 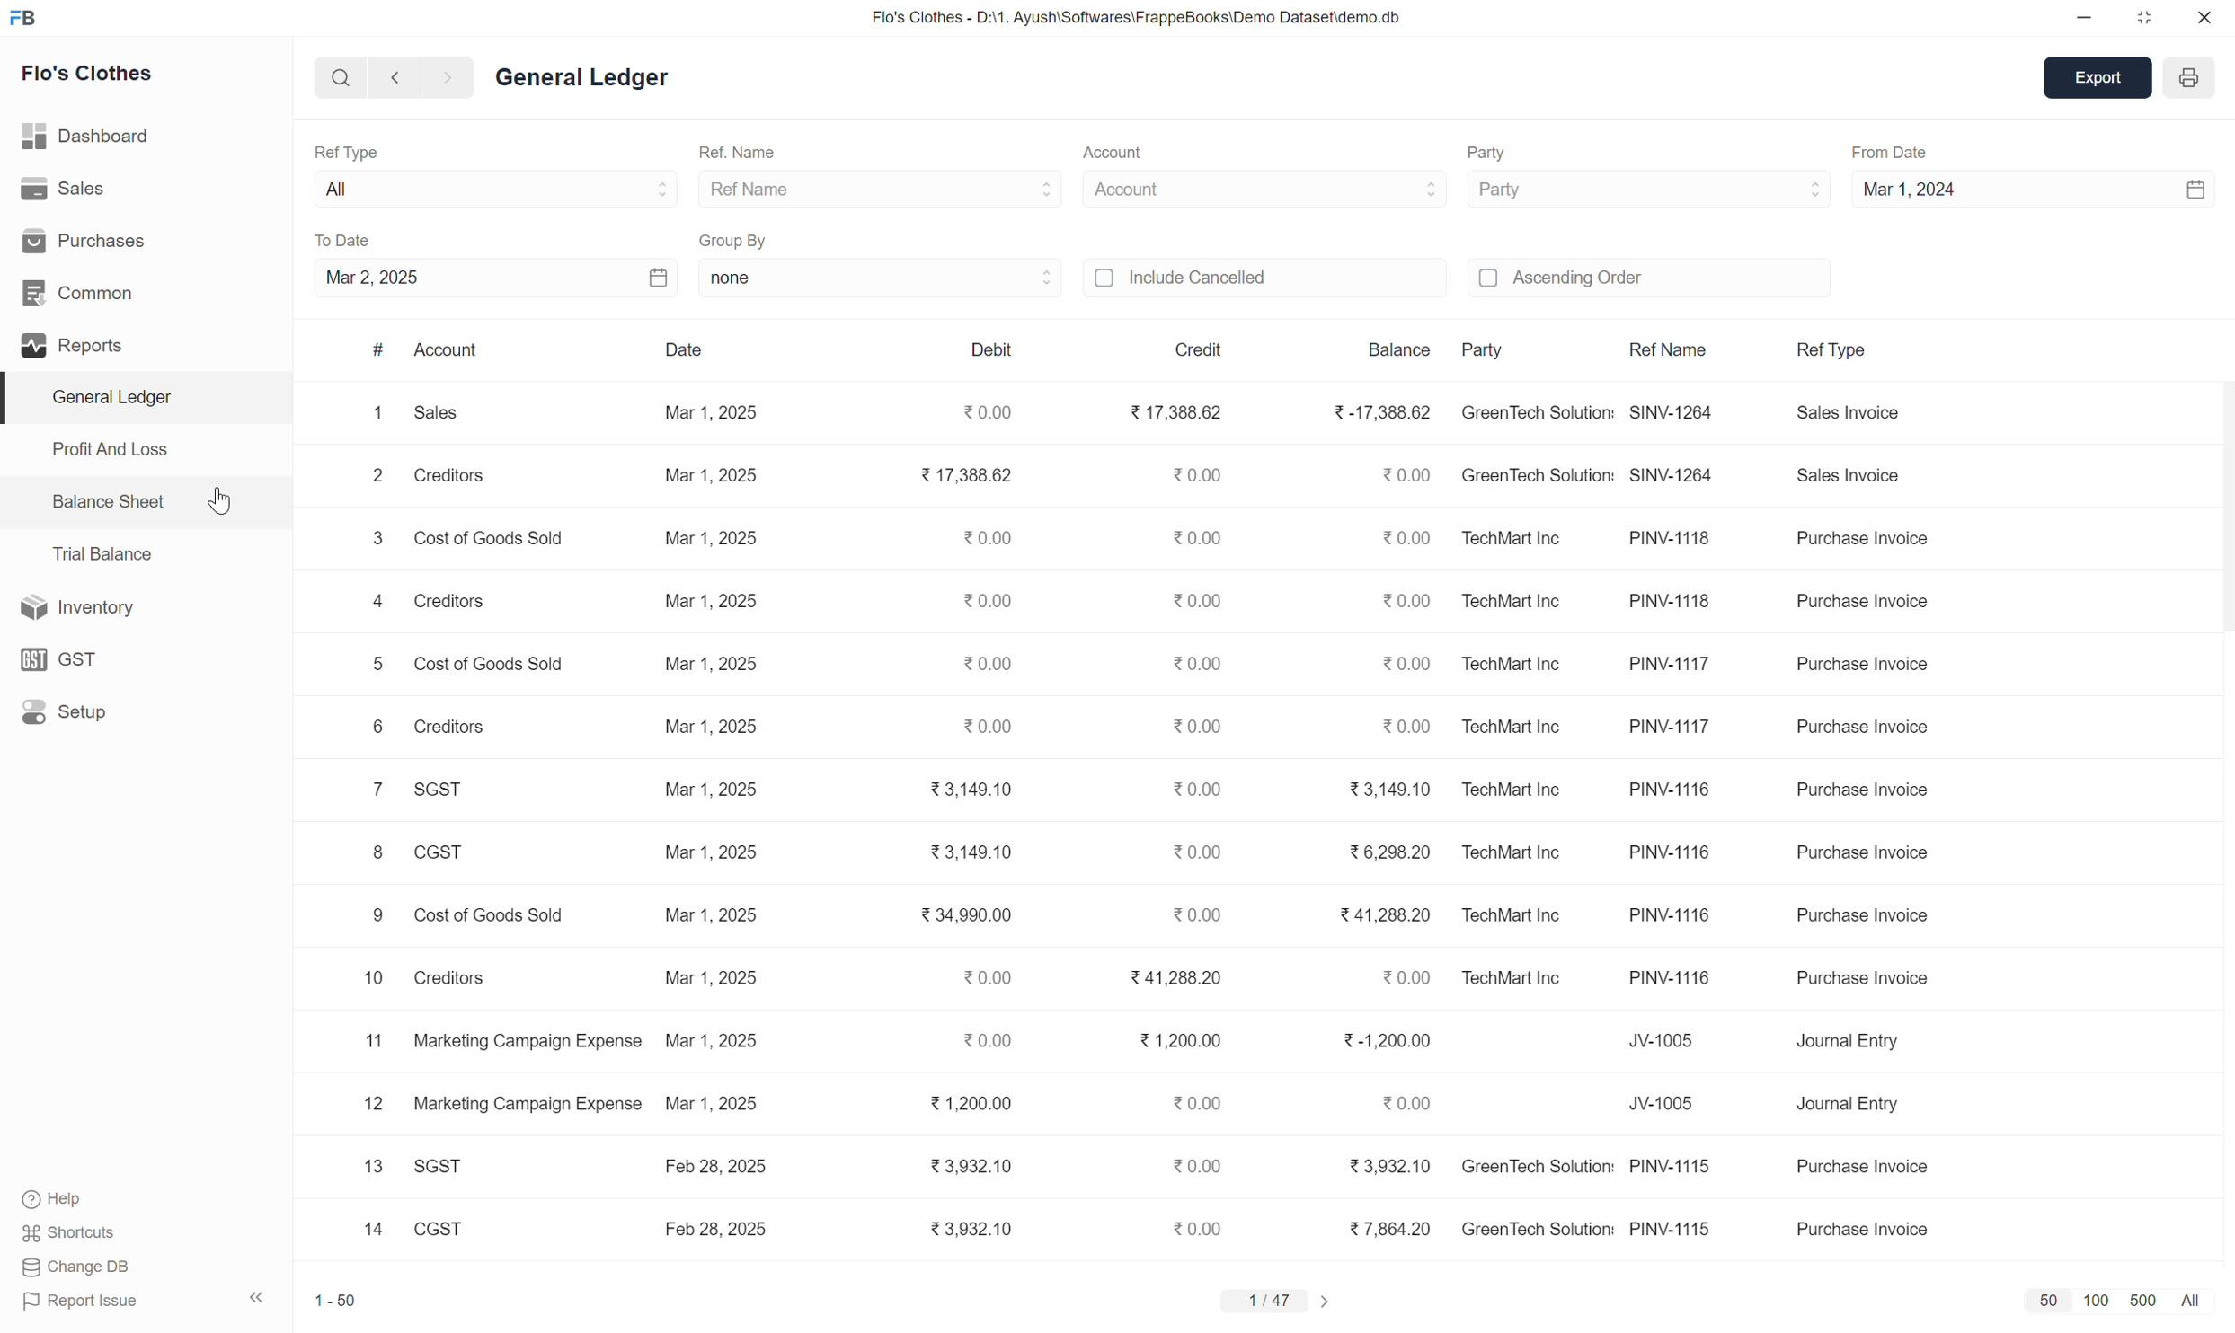 I want to click on Mar 1, 2025, so click(x=714, y=921).